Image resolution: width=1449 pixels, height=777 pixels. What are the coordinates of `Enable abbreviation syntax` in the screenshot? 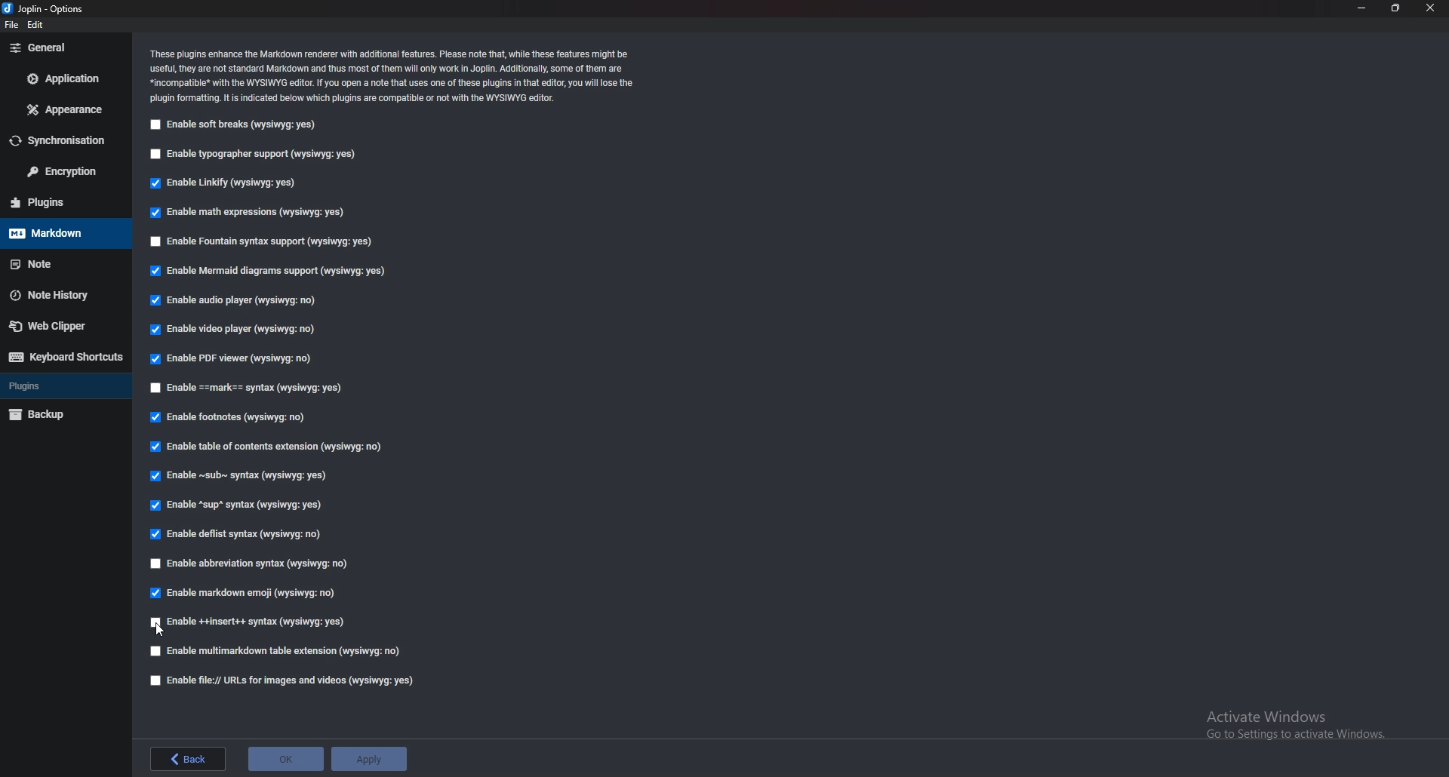 It's located at (250, 565).